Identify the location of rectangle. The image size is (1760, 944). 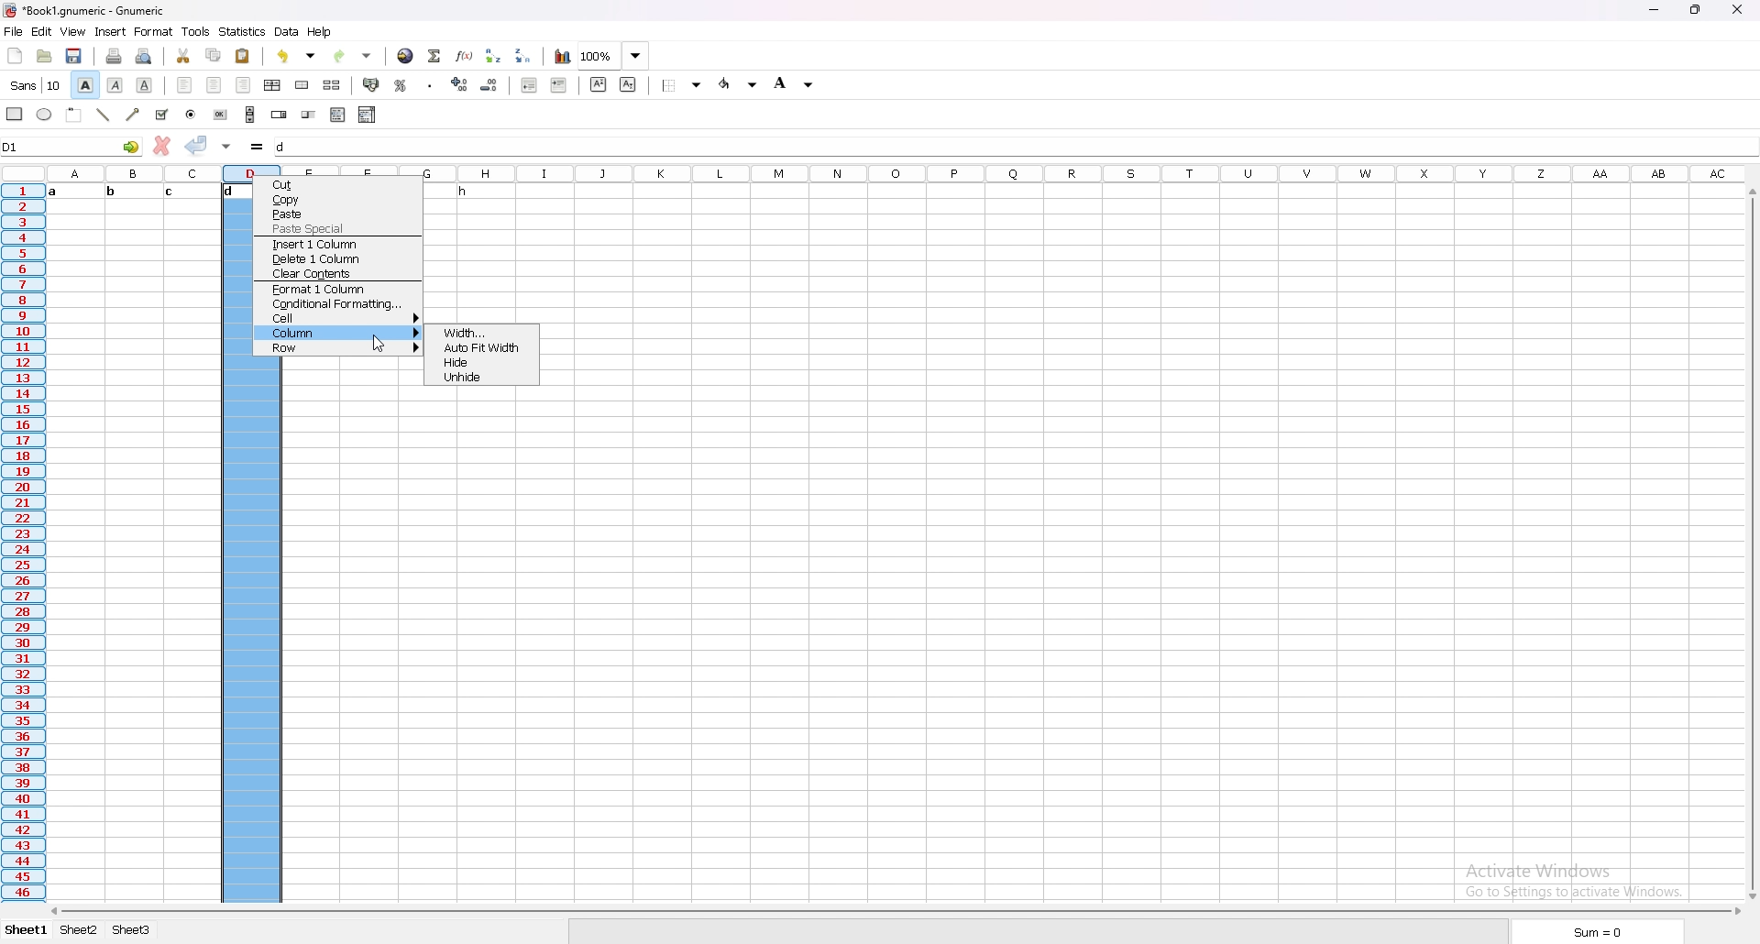
(15, 114).